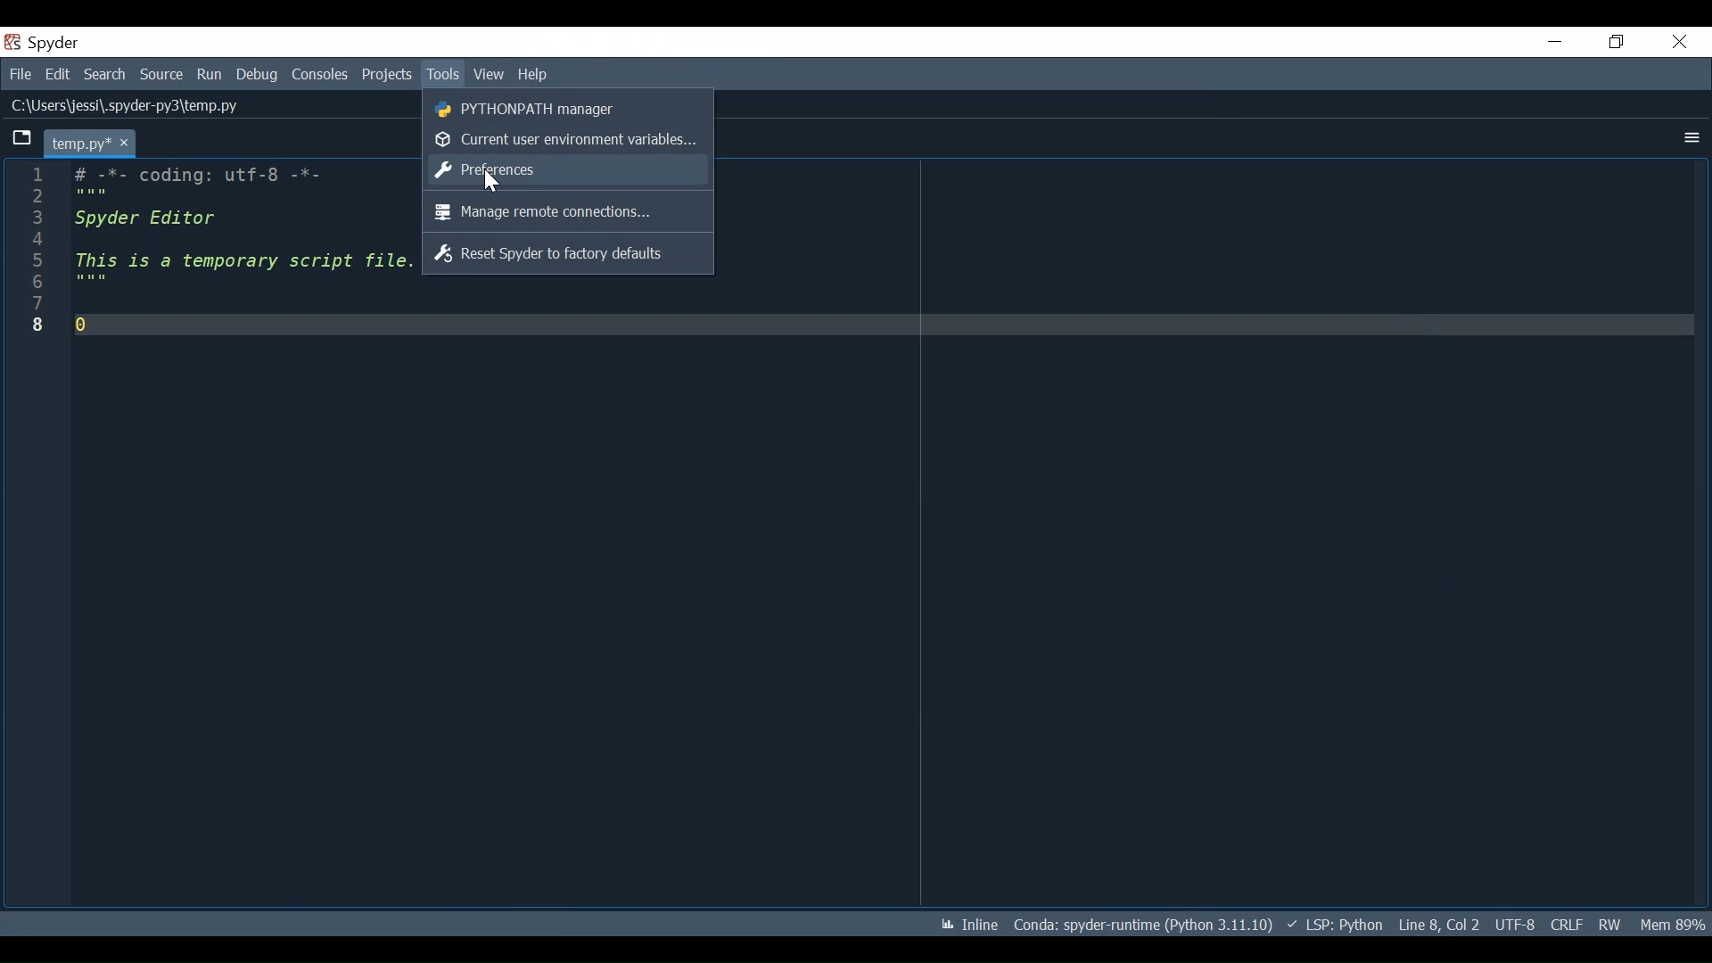 This screenshot has height=963, width=1712. I want to click on Consoles, so click(320, 75).